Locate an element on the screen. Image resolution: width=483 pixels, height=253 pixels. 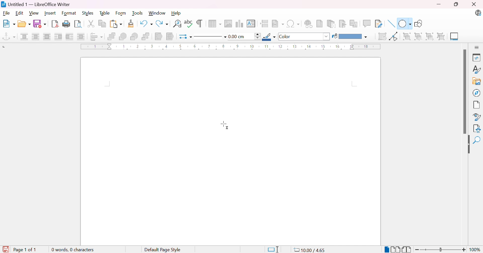
Help is located at coordinates (176, 13).